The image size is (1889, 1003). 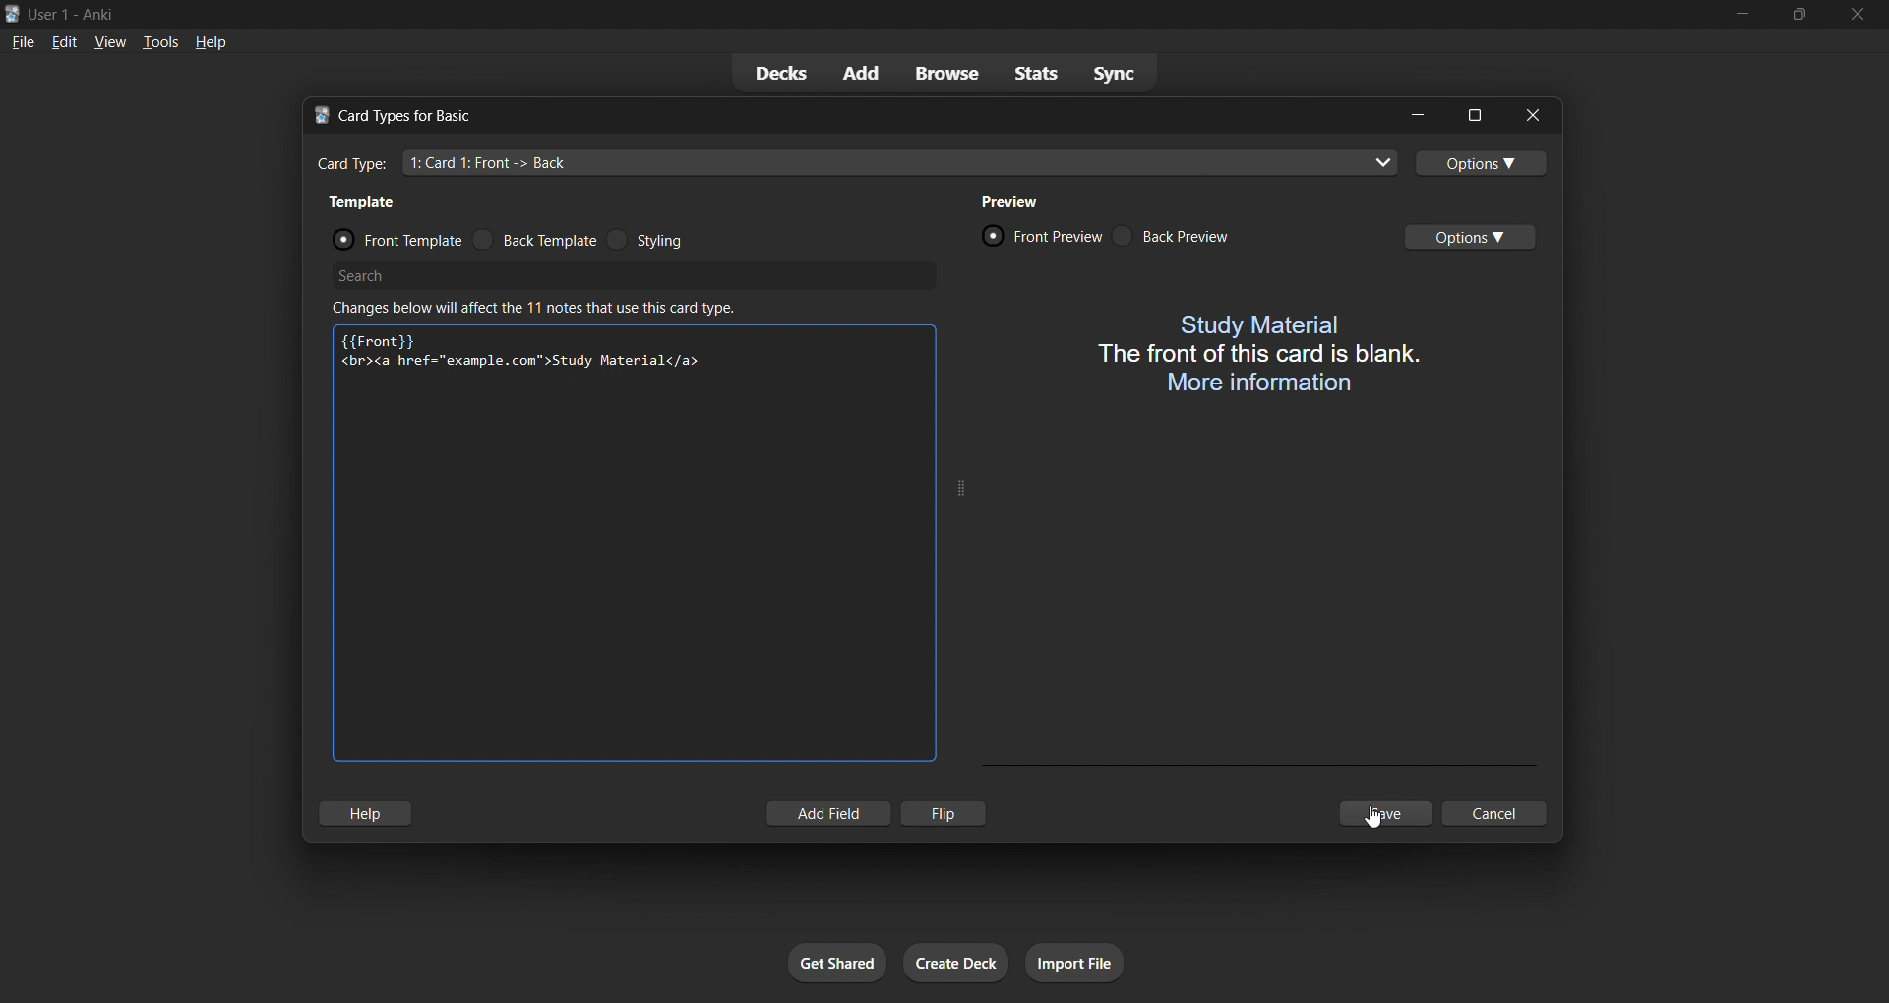 What do you see at coordinates (213, 43) in the screenshot?
I see `help` at bounding box center [213, 43].